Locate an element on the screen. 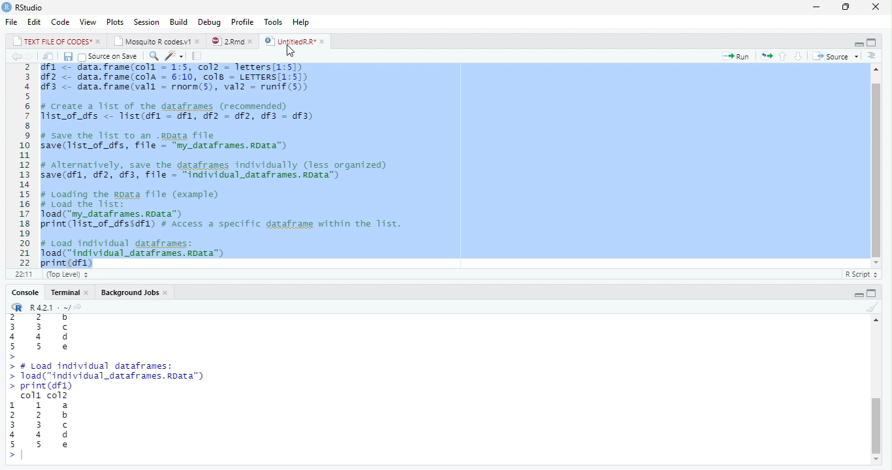 The height and width of the screenshot is (470, 892). Go to next location is located at coordinates (29, 57).